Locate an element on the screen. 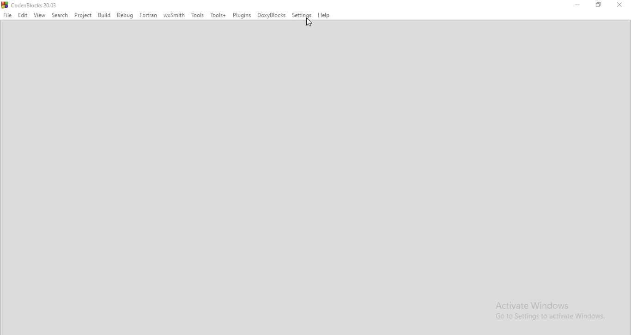 Image resolution: width=631 pixels, height=335 pixels. Cursor is located at coordinates (309, 23).